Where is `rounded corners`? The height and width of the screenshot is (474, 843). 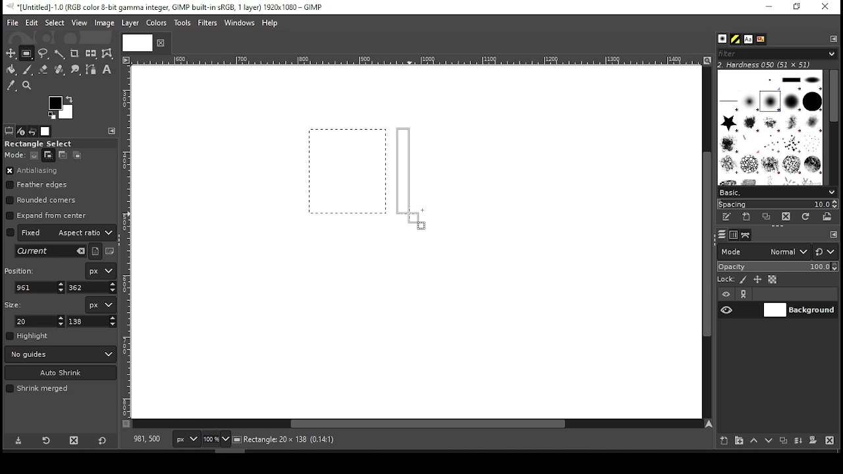
rounded corners is located at coordinates (43, 200).